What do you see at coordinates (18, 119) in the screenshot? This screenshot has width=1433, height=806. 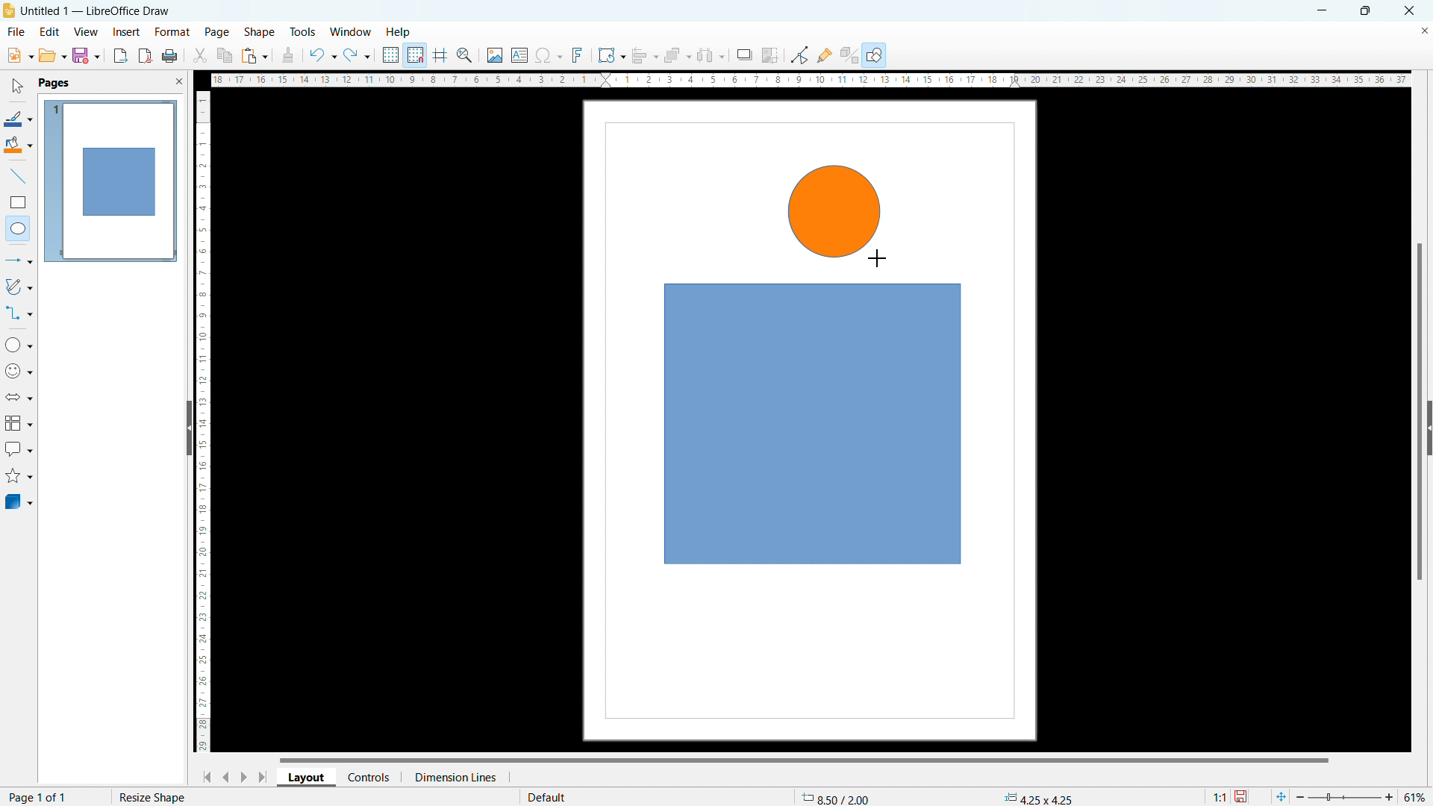 I see `line color` at bounding box center [18, 119].